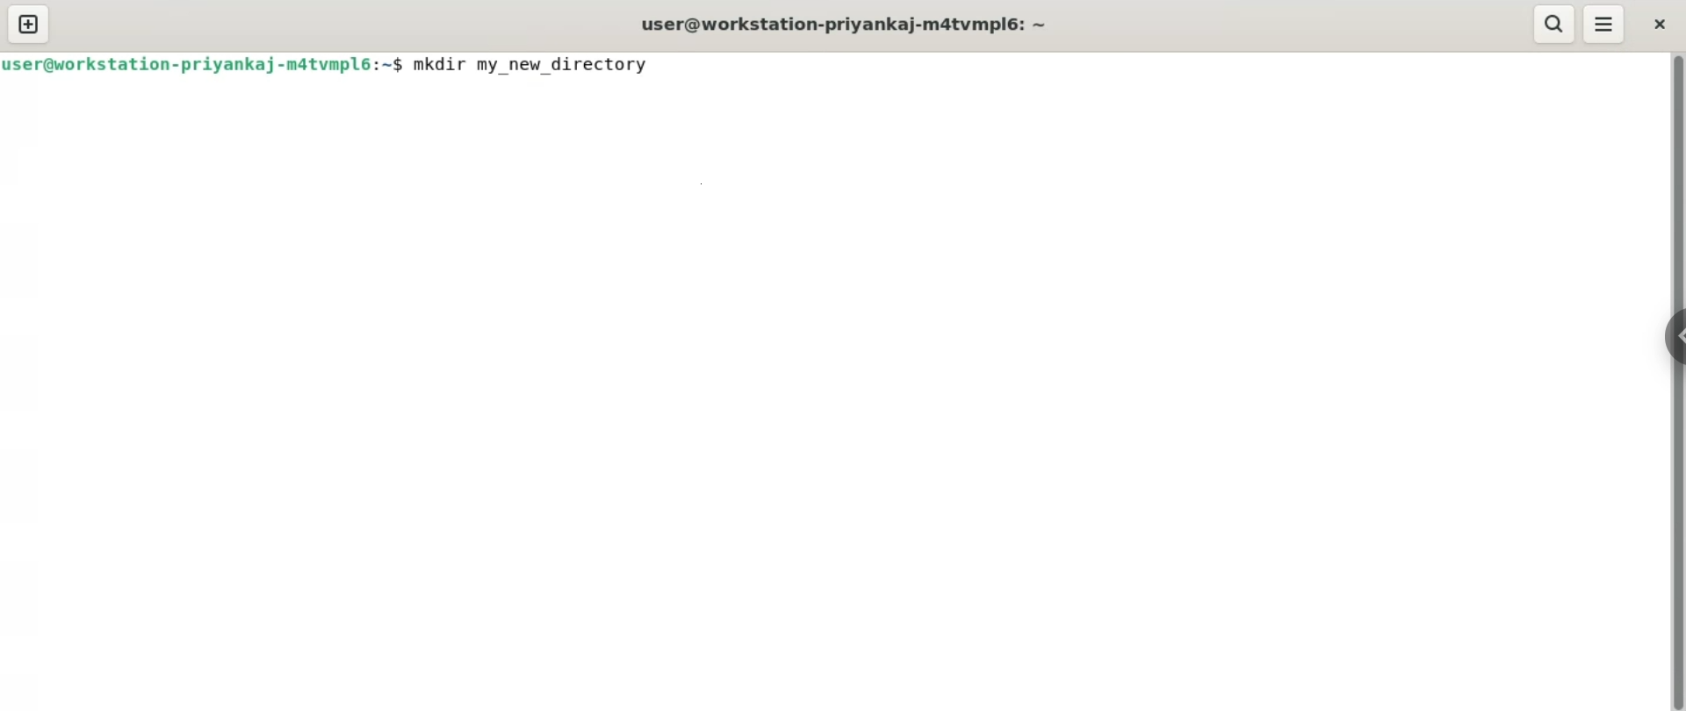 The image size is (1686, 711). I want to click on menu, so click(1604, 21).